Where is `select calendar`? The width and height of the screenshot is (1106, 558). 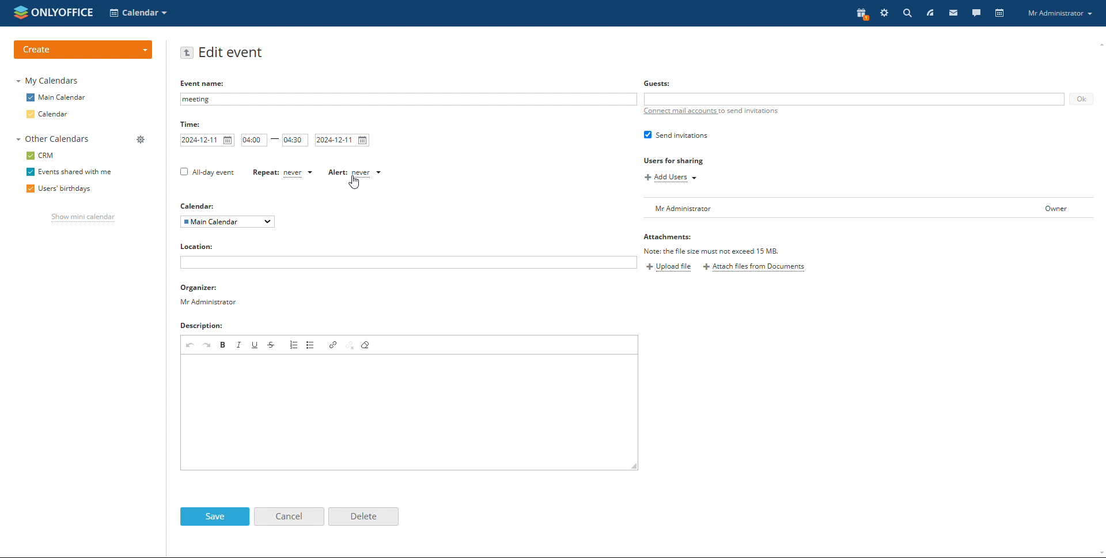 select calendar is located at coordinates (228, 222).